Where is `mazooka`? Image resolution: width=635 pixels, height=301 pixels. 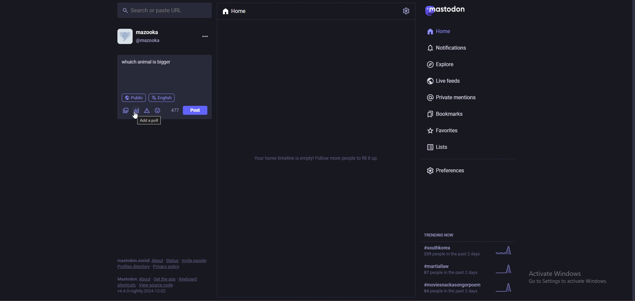
mazooka is located at coordinates (149, 32).